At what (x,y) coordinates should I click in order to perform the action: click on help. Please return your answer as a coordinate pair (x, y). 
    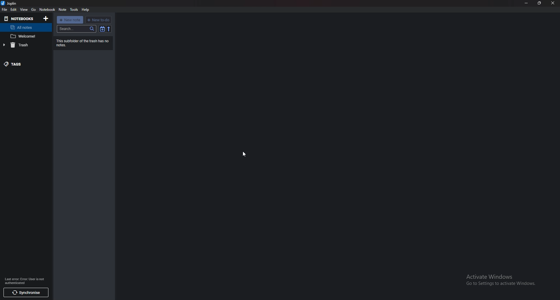
    Looking at the image, I should click on (85, 10).